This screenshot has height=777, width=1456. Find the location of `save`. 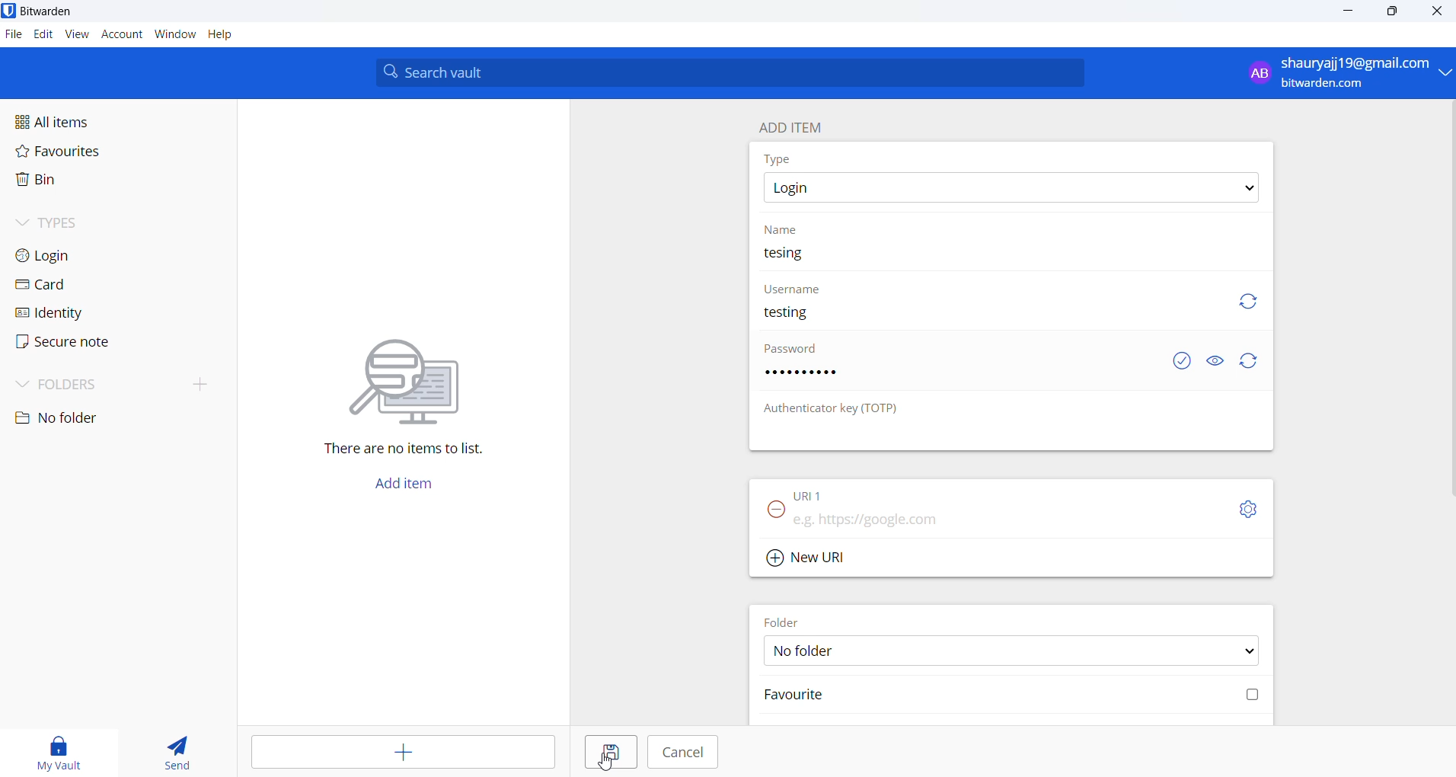

save is located at coordinates (609, 756).